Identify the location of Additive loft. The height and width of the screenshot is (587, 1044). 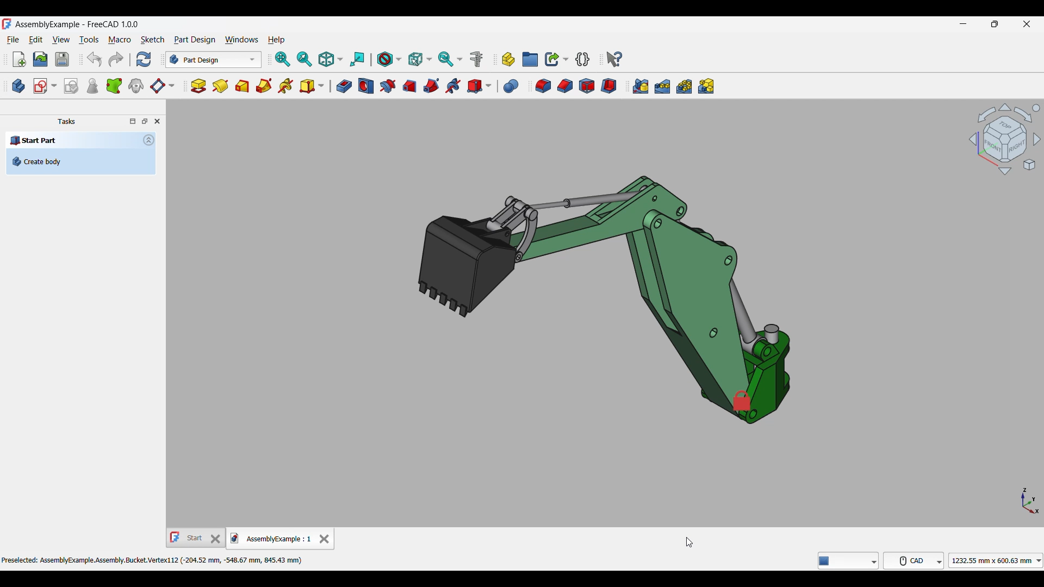
(243, 86).